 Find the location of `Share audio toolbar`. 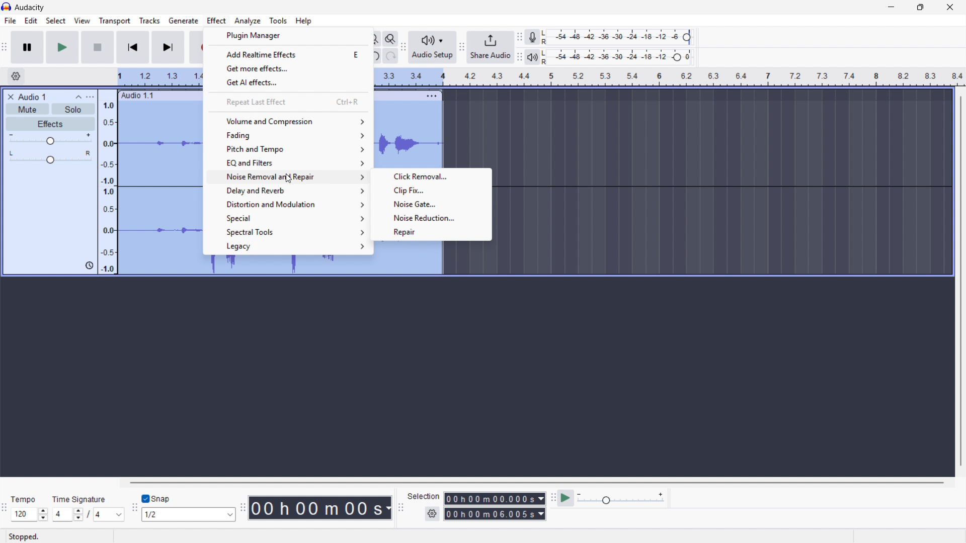

Share audio toolbar is located at coordinates (462, 47).